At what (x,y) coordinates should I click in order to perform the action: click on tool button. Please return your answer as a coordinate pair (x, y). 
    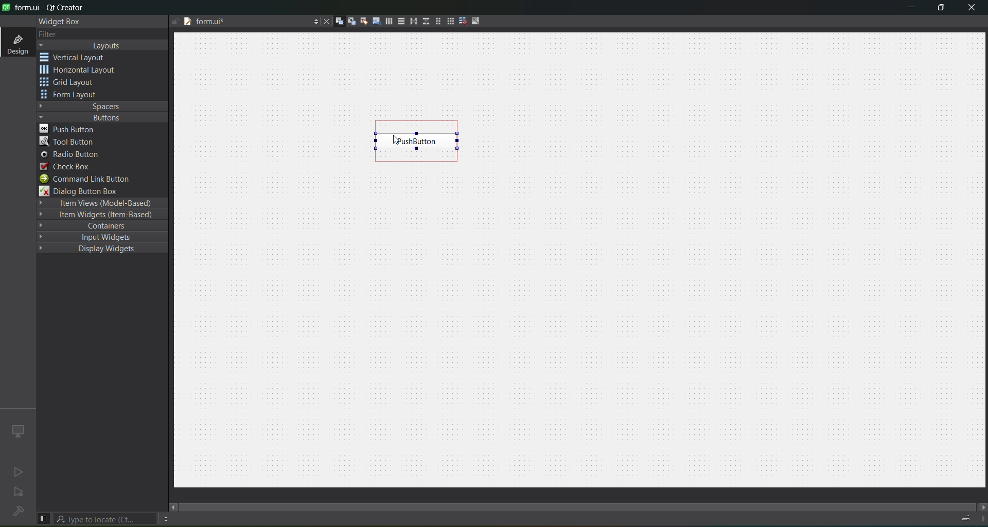
    Looking at the image, I should click on (68, 143).